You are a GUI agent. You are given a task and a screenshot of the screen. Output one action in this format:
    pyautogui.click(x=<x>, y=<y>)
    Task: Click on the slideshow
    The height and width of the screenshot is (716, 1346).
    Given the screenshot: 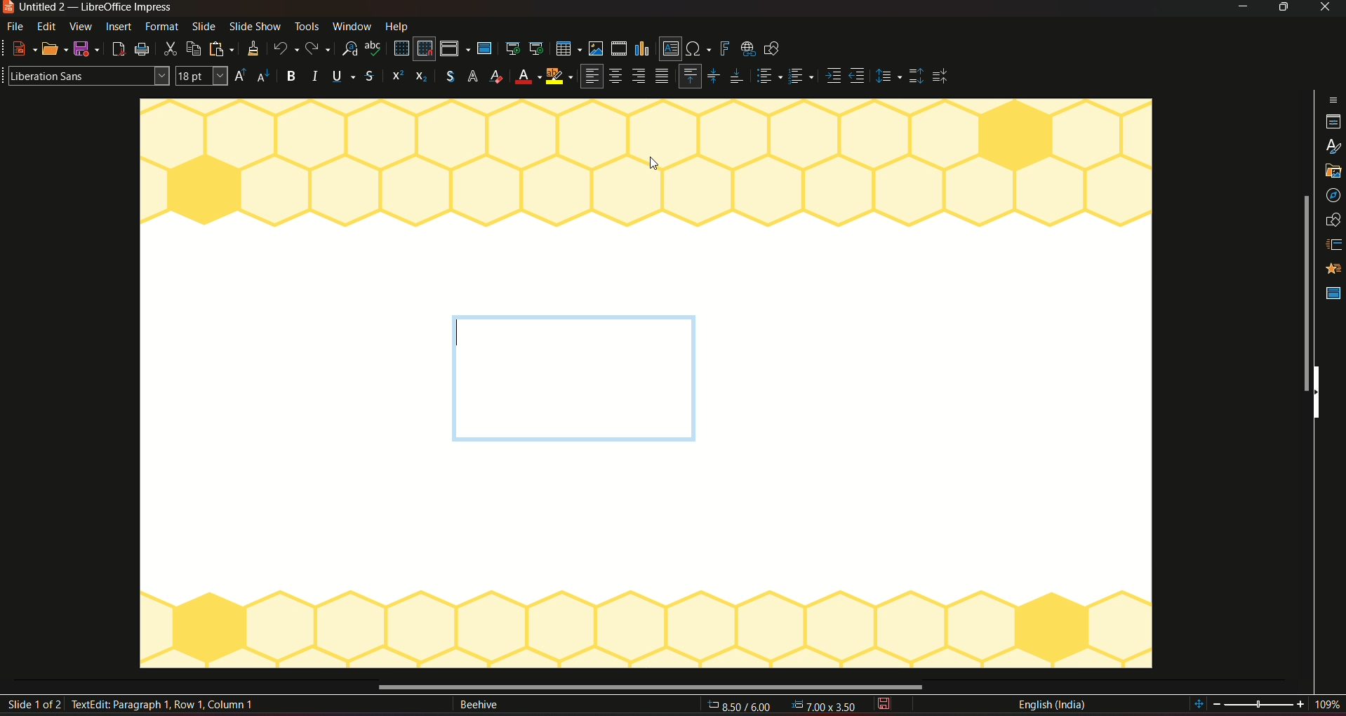 What is the action you would take?
    pyautogui.click(x=255, y=27)
    